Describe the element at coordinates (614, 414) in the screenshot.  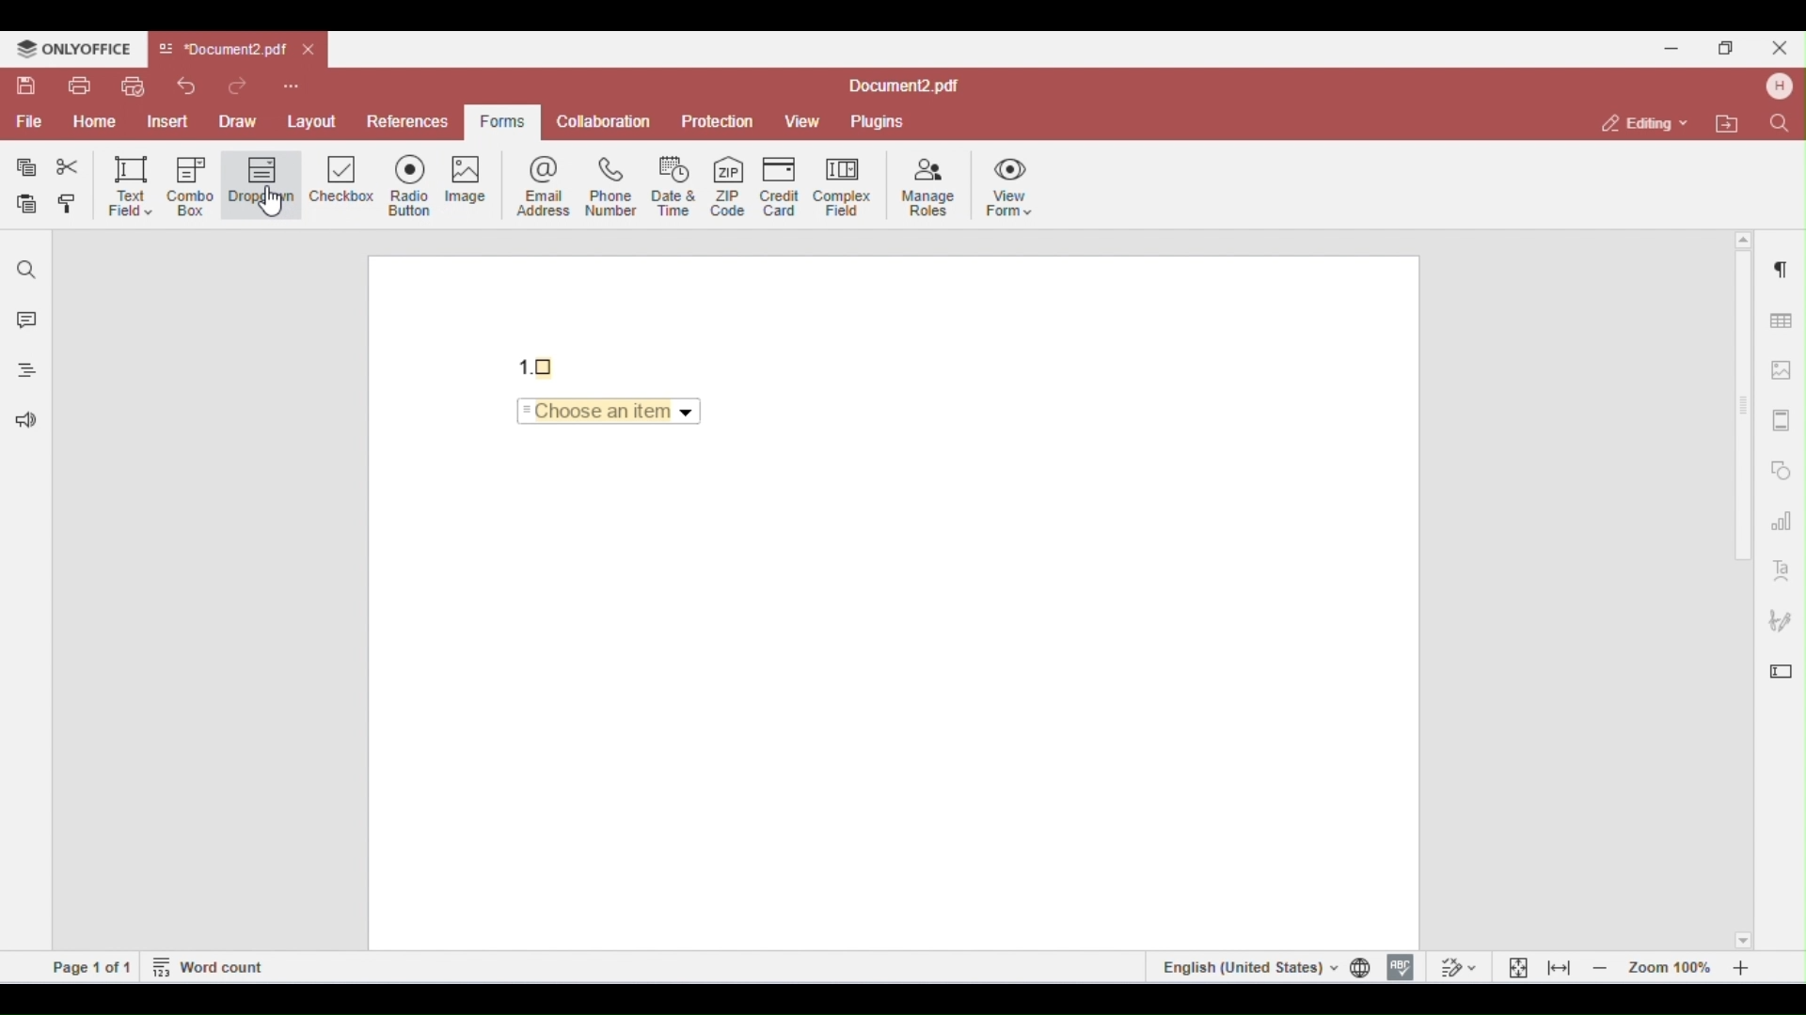
I see `drop down option appeared` at that location.